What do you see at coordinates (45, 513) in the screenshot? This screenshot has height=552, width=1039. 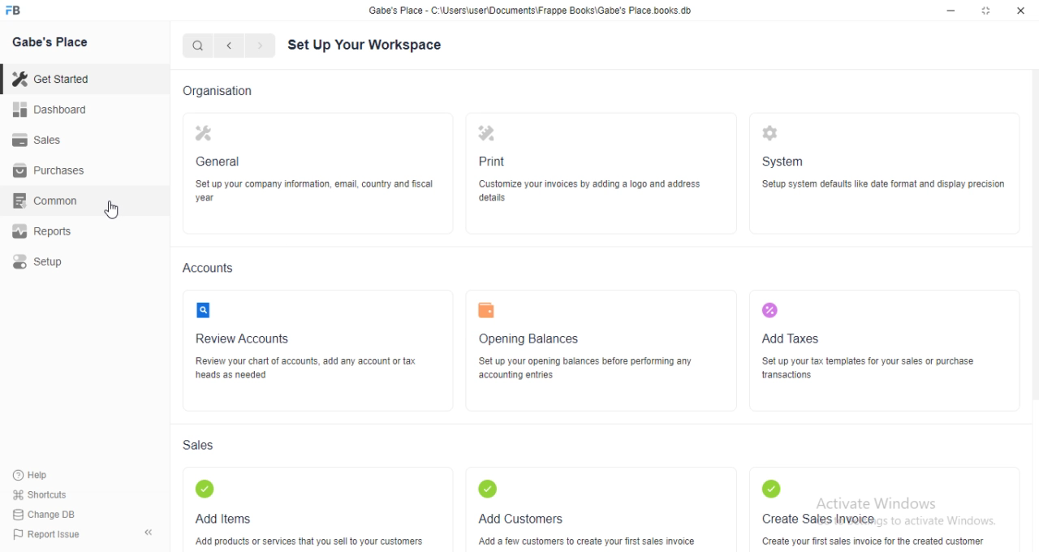 I see `| Change DB` at bounding box center [45, 513].